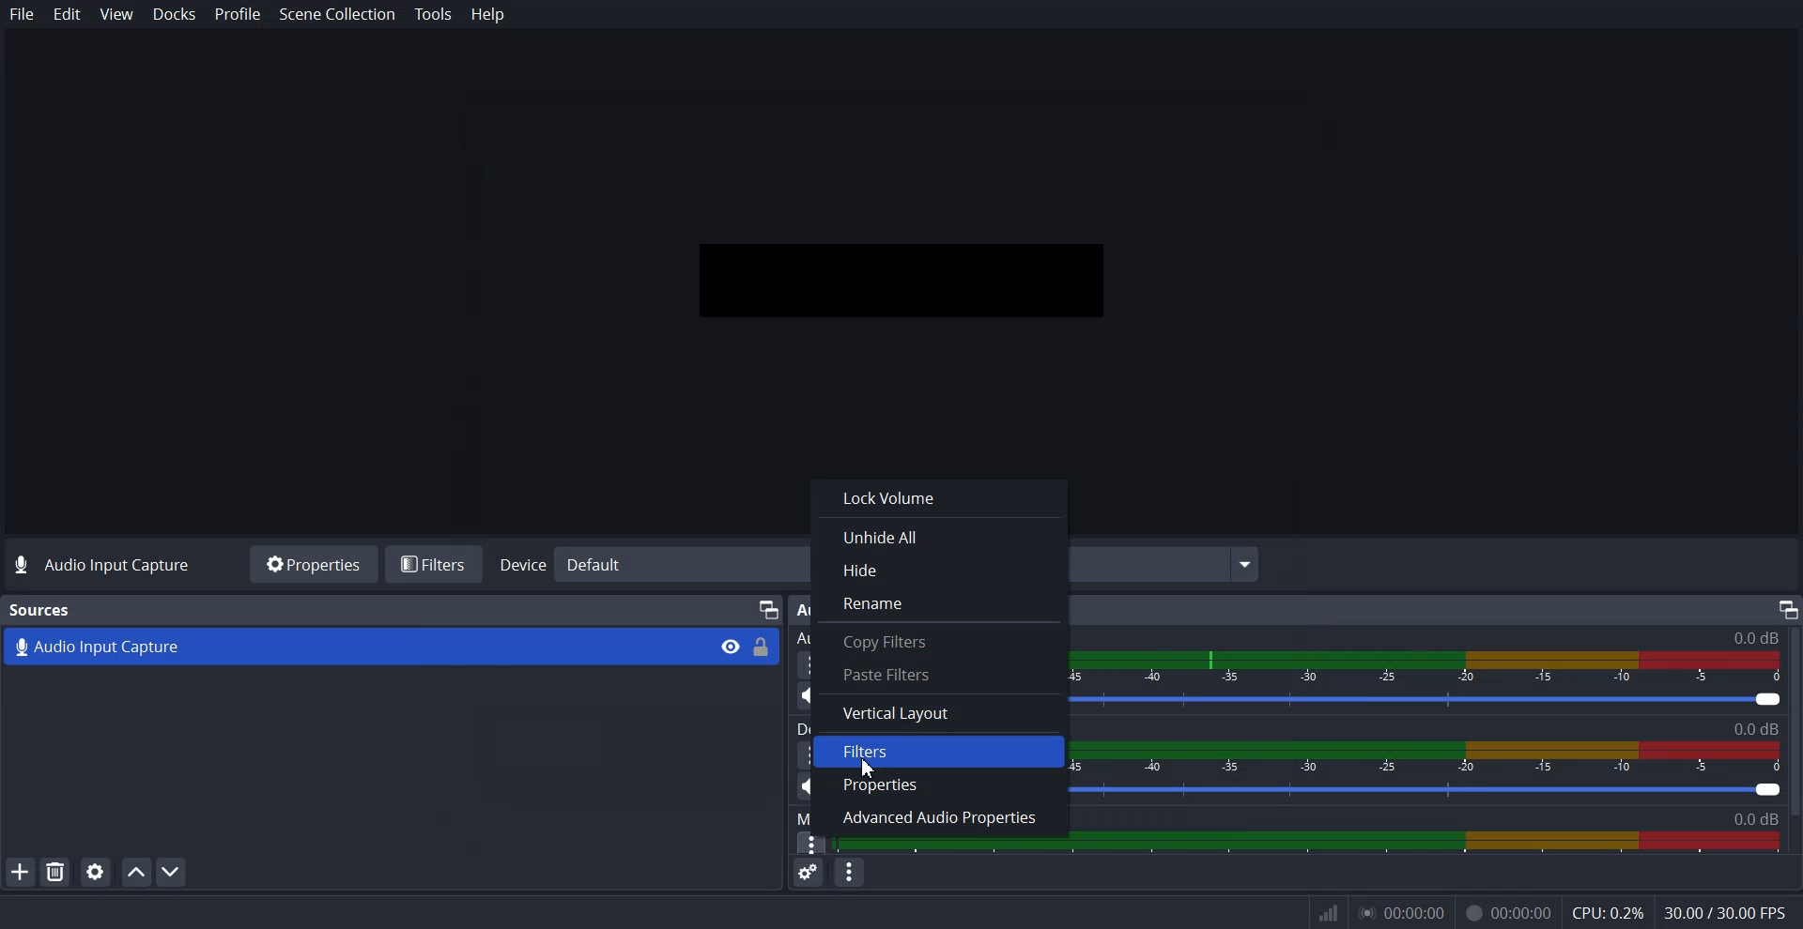  What do you see at coordinates (1607, 915) in the screenshot?
I see `CPU: 0.3%` at bounding box center [1607, 915].